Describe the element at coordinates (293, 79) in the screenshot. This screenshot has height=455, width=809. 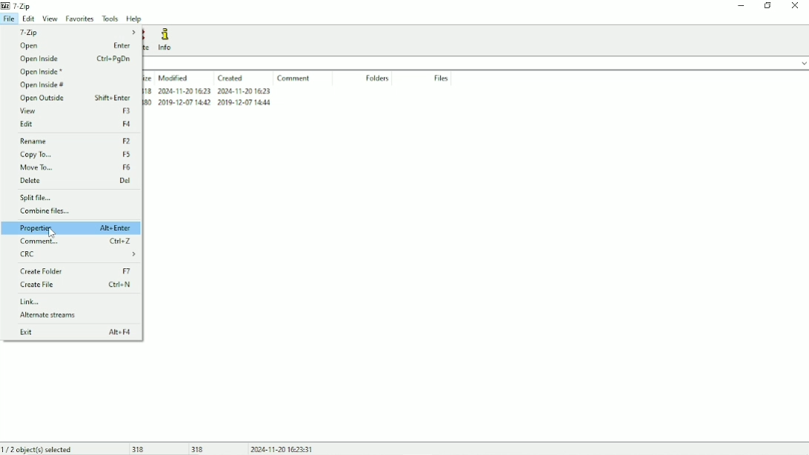
I see `Comment` at that location.